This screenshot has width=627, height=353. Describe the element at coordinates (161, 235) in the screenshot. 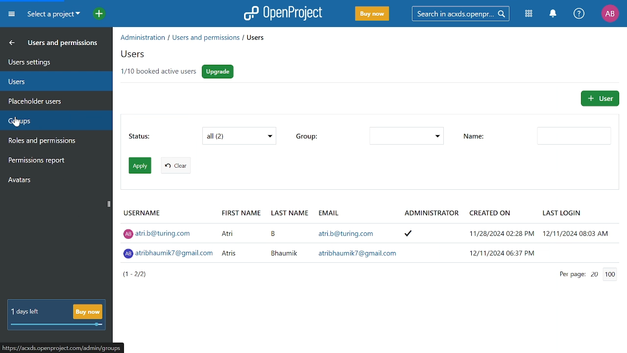

I see `Admin` at that location.